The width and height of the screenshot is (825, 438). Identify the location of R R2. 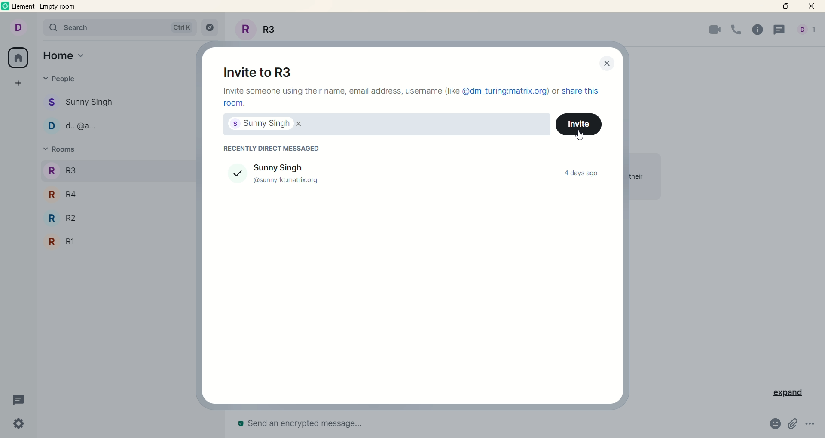
(62, 219).